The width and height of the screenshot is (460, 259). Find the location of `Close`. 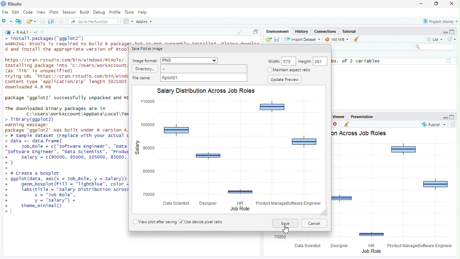

Close is located at coordinates (453, 4).